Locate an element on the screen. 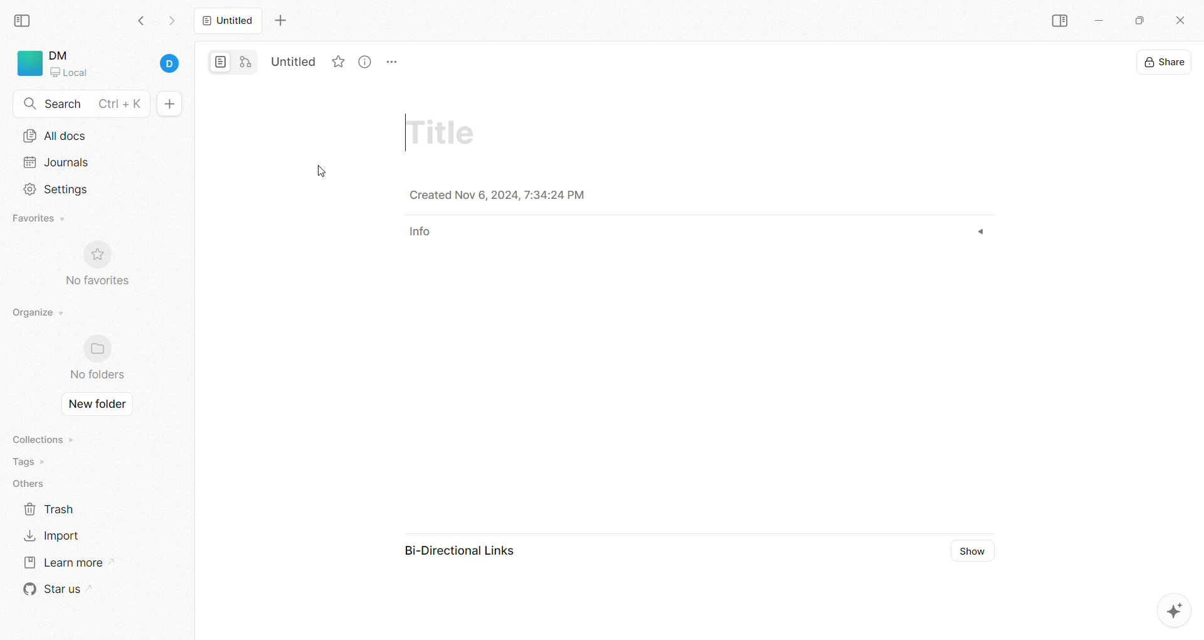 The width and height of the screenshot is (1204, 640). info is located at coordinates (423, 236).